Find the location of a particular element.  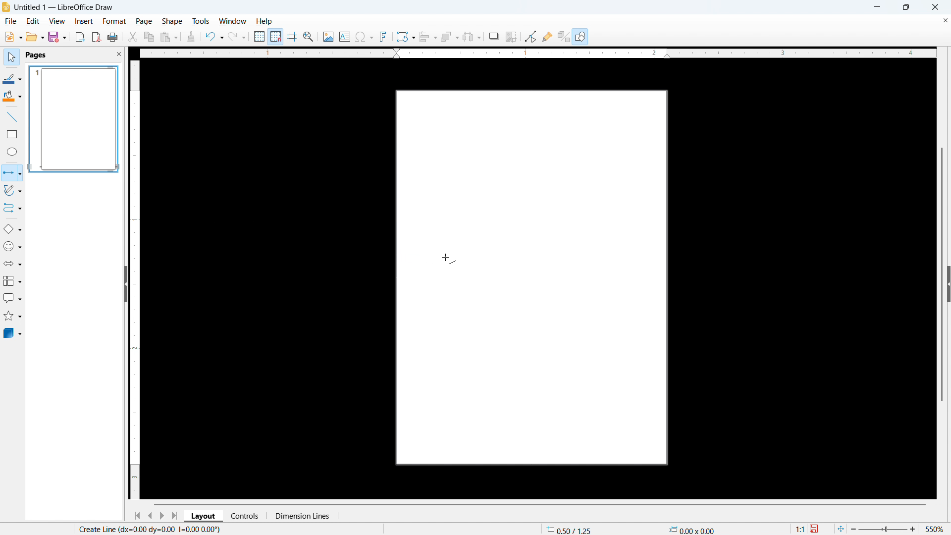

Object dimensions  is located at coordinates (692, 529).